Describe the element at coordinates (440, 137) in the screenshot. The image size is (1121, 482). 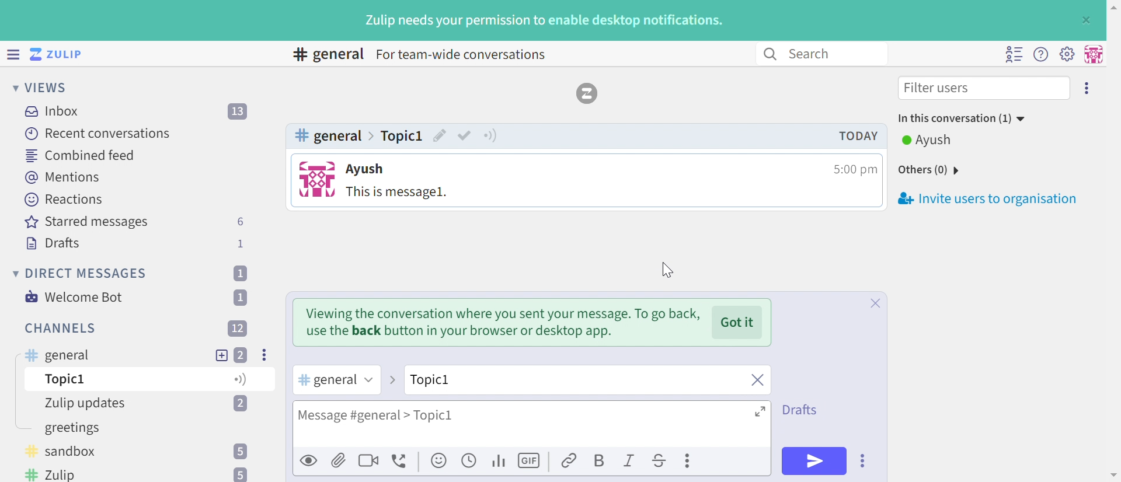
I see `Edit topic` at that location.